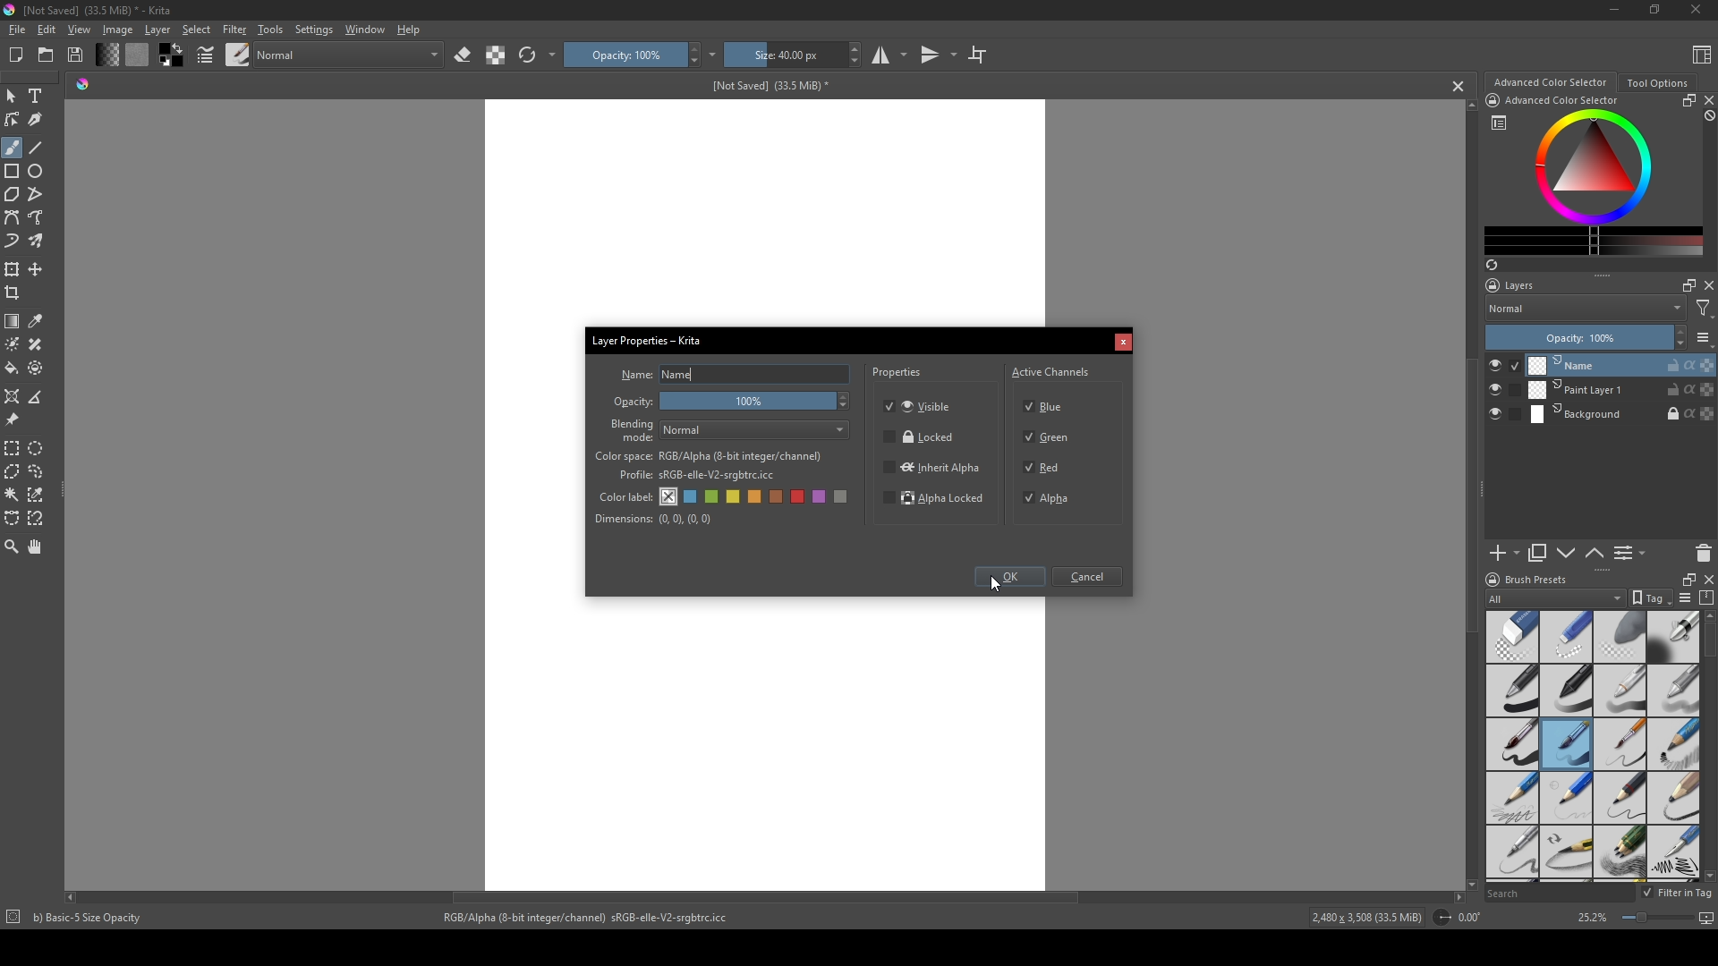  What do you see at coordinates (1657, 83) in the screenshot?
I see `Tool Options` at bounding box center [1657, 83].